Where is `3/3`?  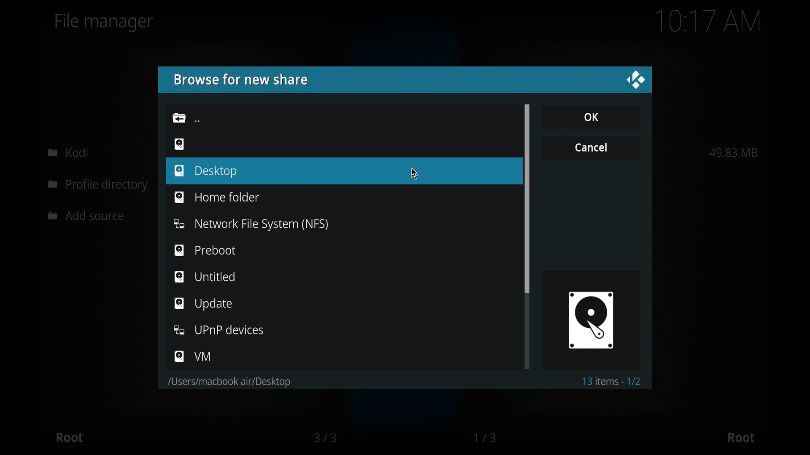 3/3 is located at coordinates (324, 438).